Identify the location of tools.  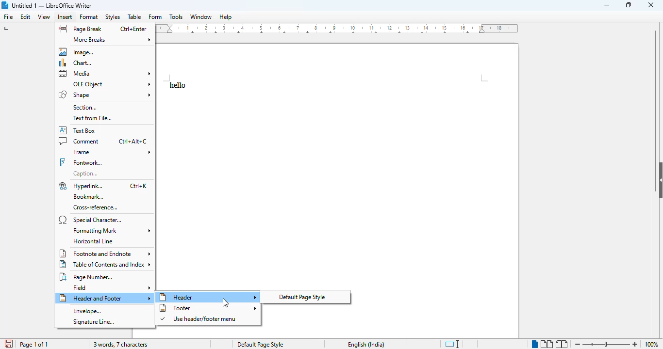
(176, 16).